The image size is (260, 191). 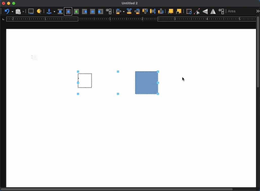 What do you see at coordinates (130, 11) in the screenshot?
I see `centered` at bounding box center [130, 11].